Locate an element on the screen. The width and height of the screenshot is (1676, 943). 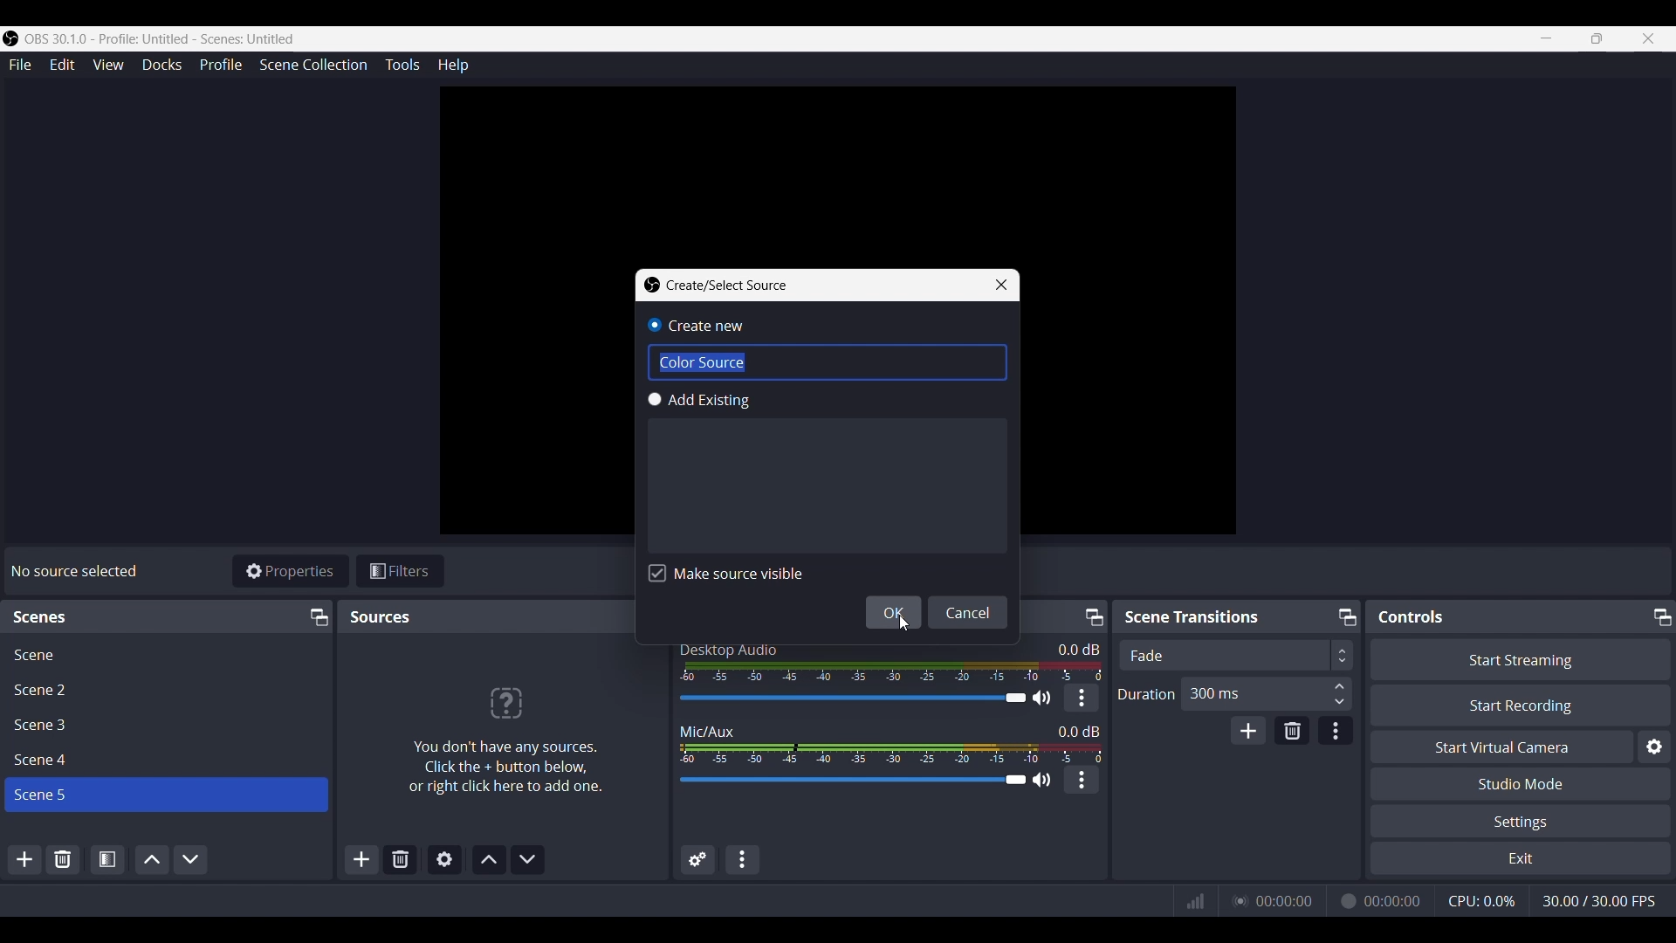
30.00/30.00 FPS is located at coordinates (1598, 900).